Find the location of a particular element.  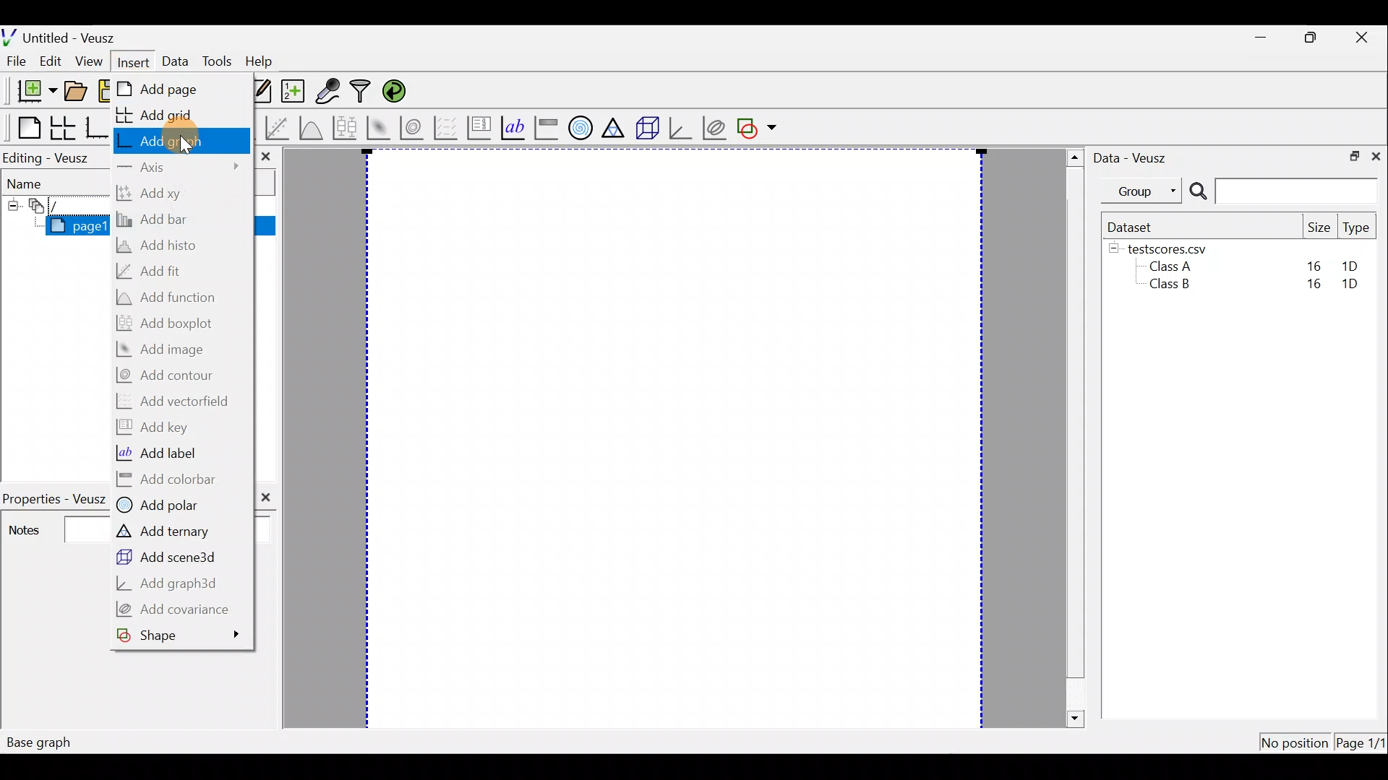

Add bar is located at coordinates (157, 221).